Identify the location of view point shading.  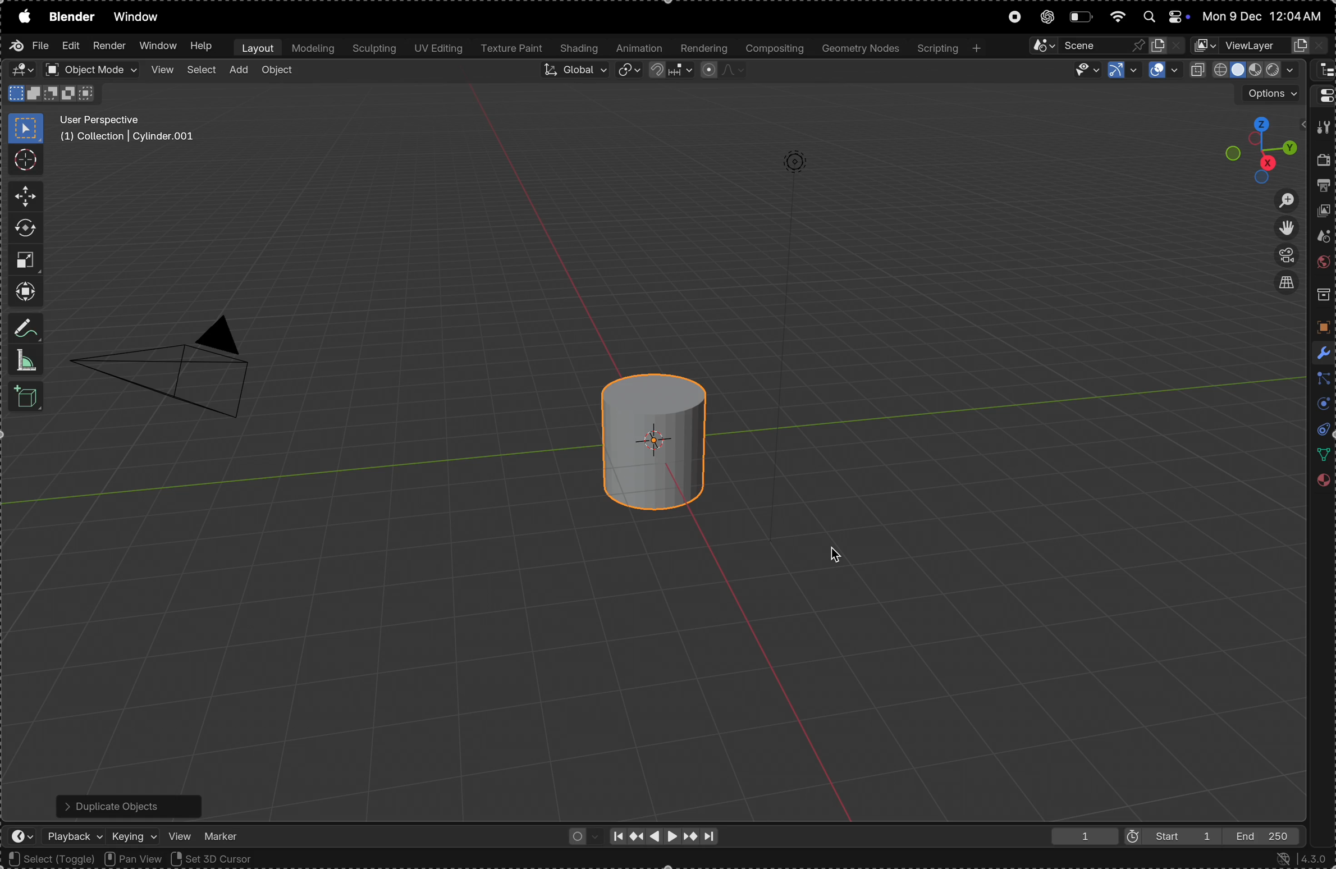
(1246, 70).